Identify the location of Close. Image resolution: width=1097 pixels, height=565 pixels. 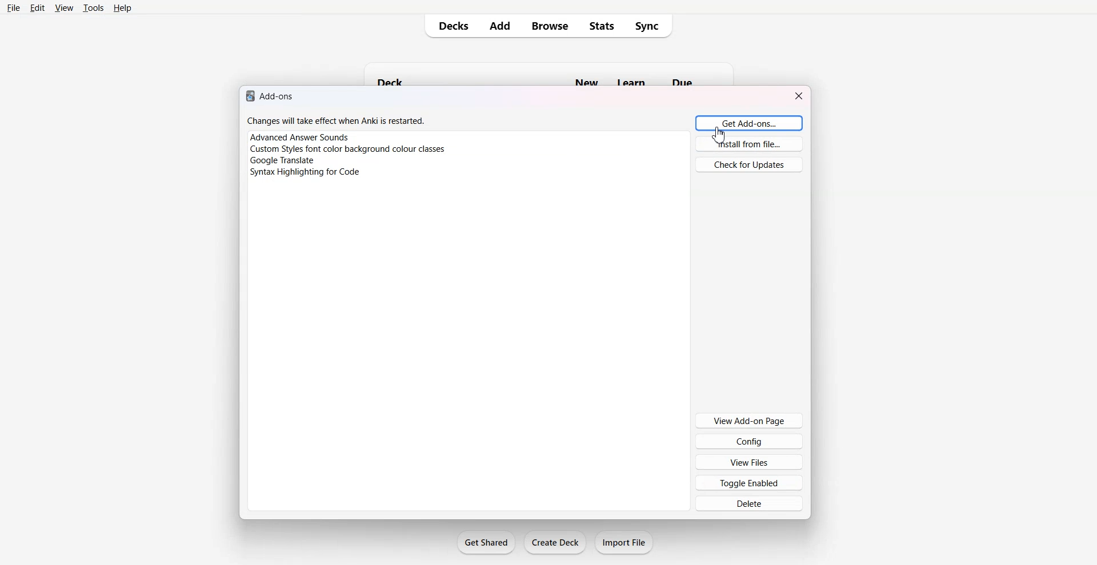
(798, 96).